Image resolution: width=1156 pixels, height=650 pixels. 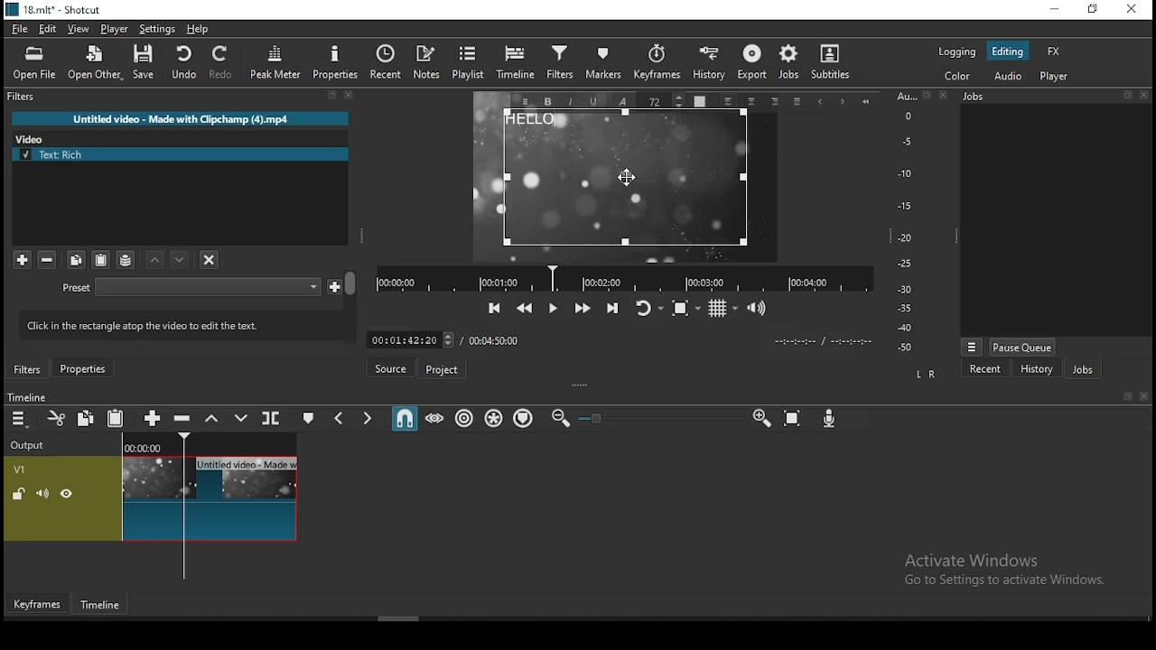 What do you see at coordinates (651, 308) in the screenshot?
I see `toggle player looping` at bounding box center [651, 308].